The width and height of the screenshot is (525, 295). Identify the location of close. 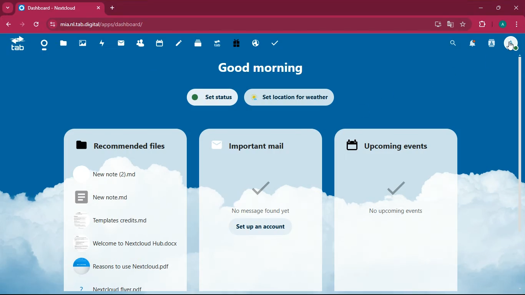
(517, 7).